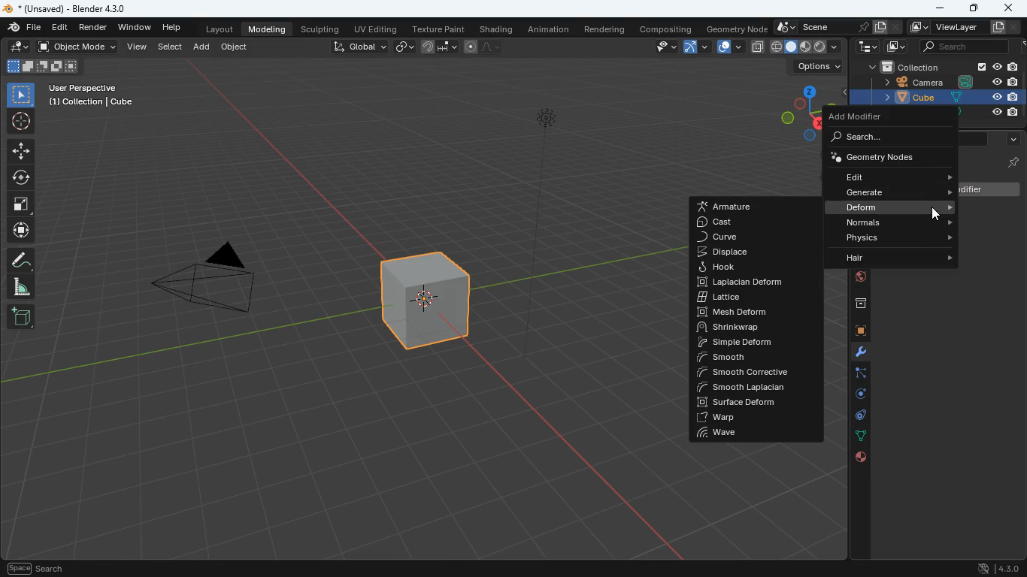 The width and height of the screenshot is (1027, 577). Describe the element at coordinates (968, 46) in the screenshot. I see `seaarch` at that location.